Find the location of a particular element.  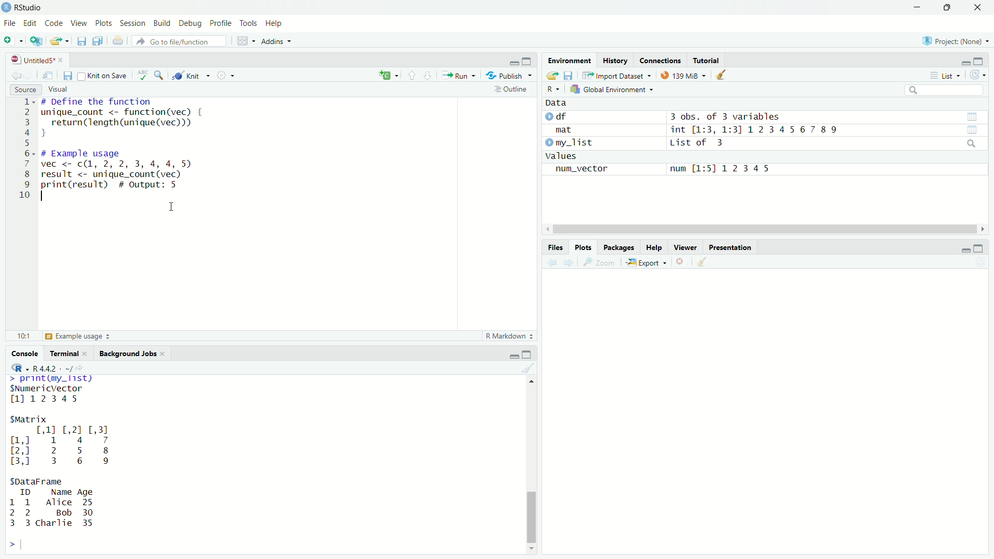

Environment is located at coordinates (570, 61).